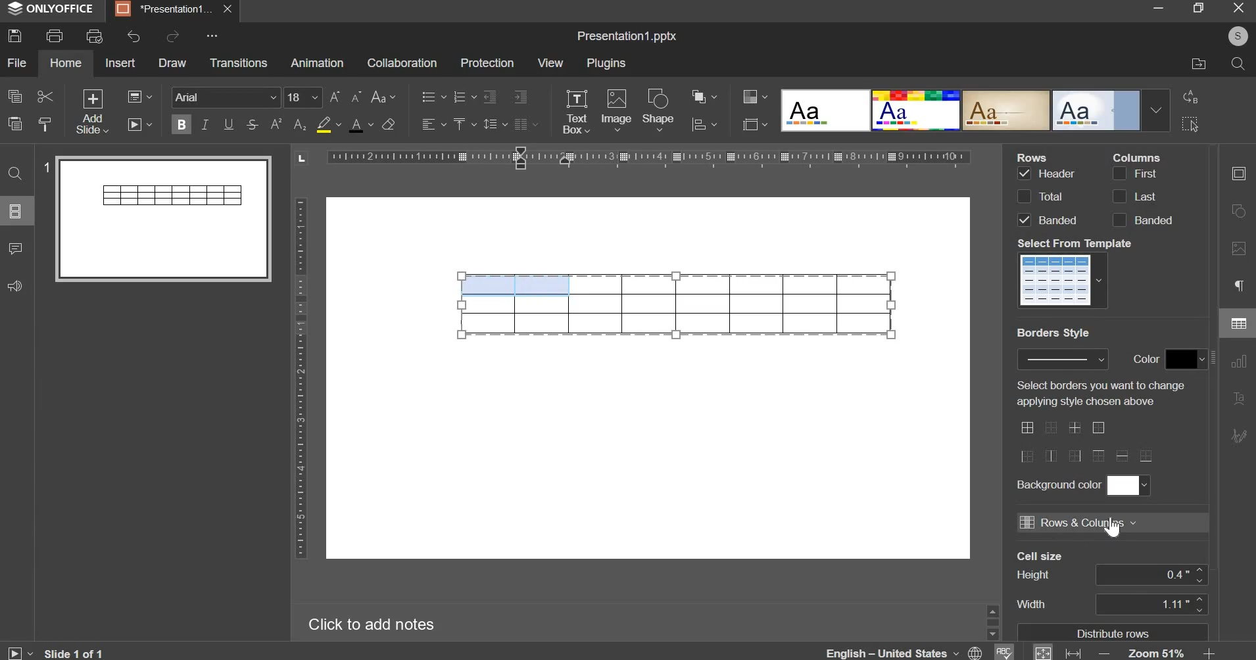 The image size is (1256, 660). What do you see at coordinates (1186, 360) in the screenshot?
I see `border color` at bounding box center [1186, 360].